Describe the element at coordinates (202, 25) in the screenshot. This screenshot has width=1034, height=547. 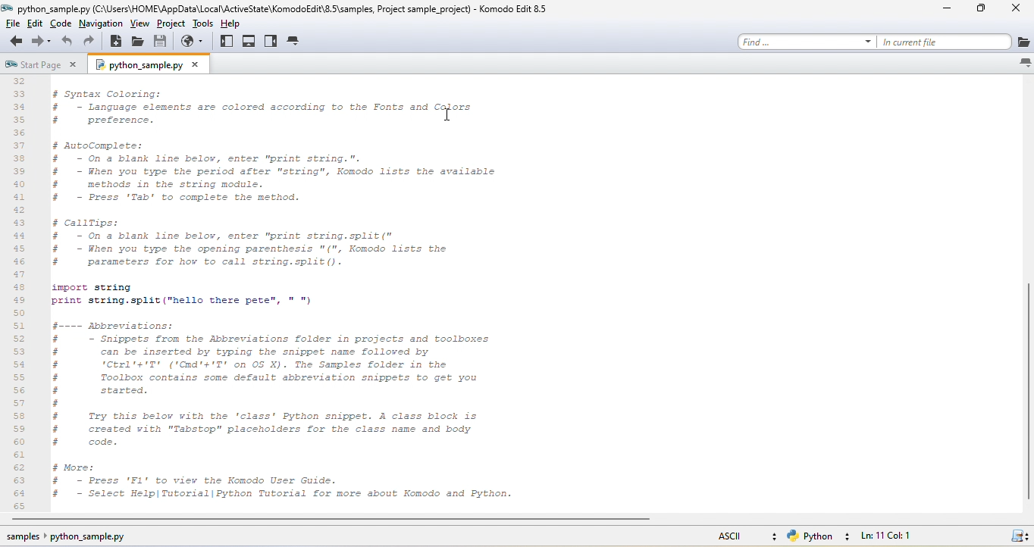
I see `tools` at that location.